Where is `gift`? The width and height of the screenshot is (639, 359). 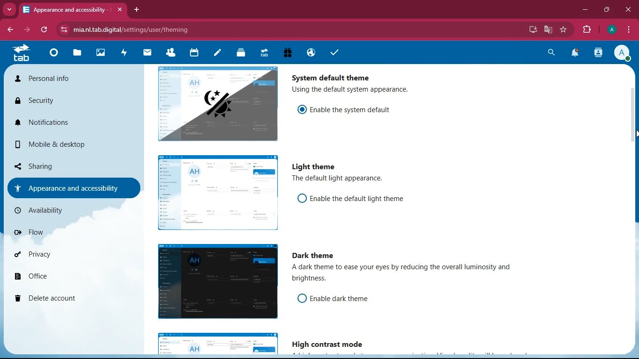
gift is located at coordinates (287, 52).